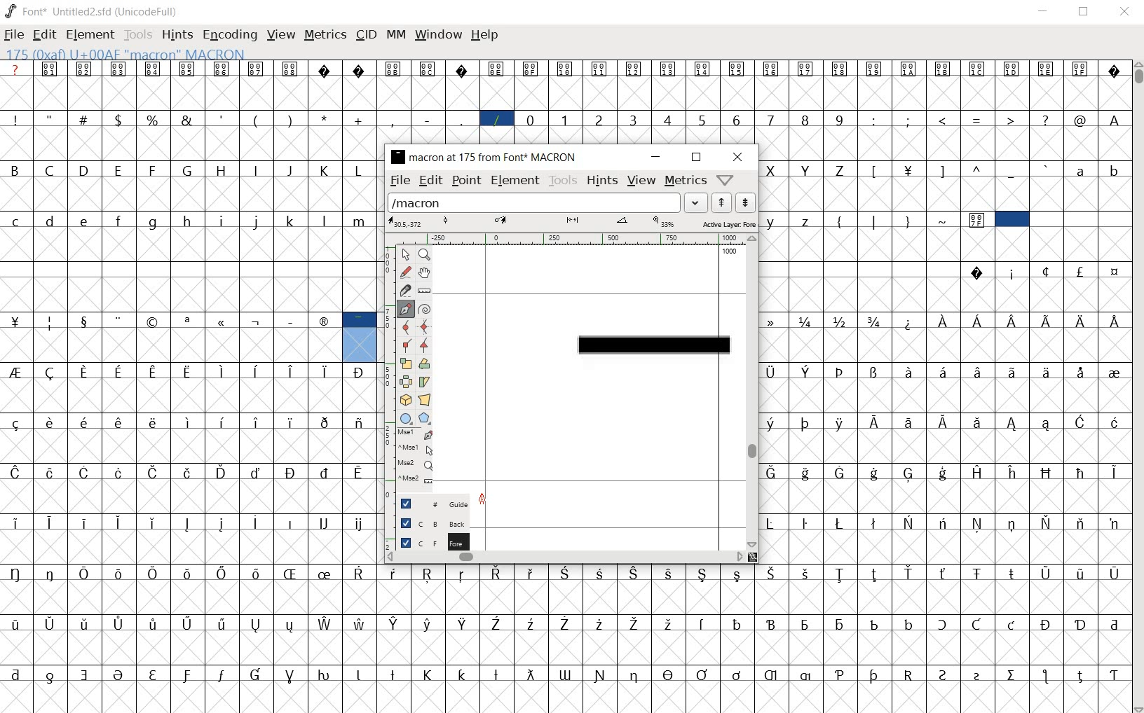 The image size is (1144, 713). What do you see at coordinates (464, 674) in the screenshot?
I see `Symbol` at bounding box center [464, 674].